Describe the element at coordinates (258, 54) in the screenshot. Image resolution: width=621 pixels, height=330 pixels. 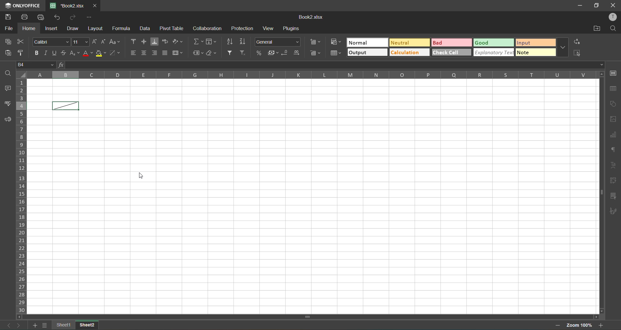
I see `percent` at that location.